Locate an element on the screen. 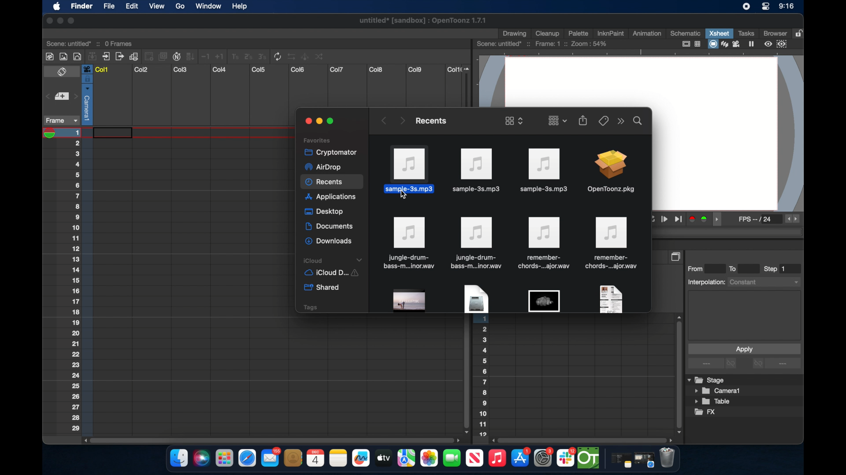 The height and width of the screenshot is (475, 846). scene is located at coordinates (542, 44).